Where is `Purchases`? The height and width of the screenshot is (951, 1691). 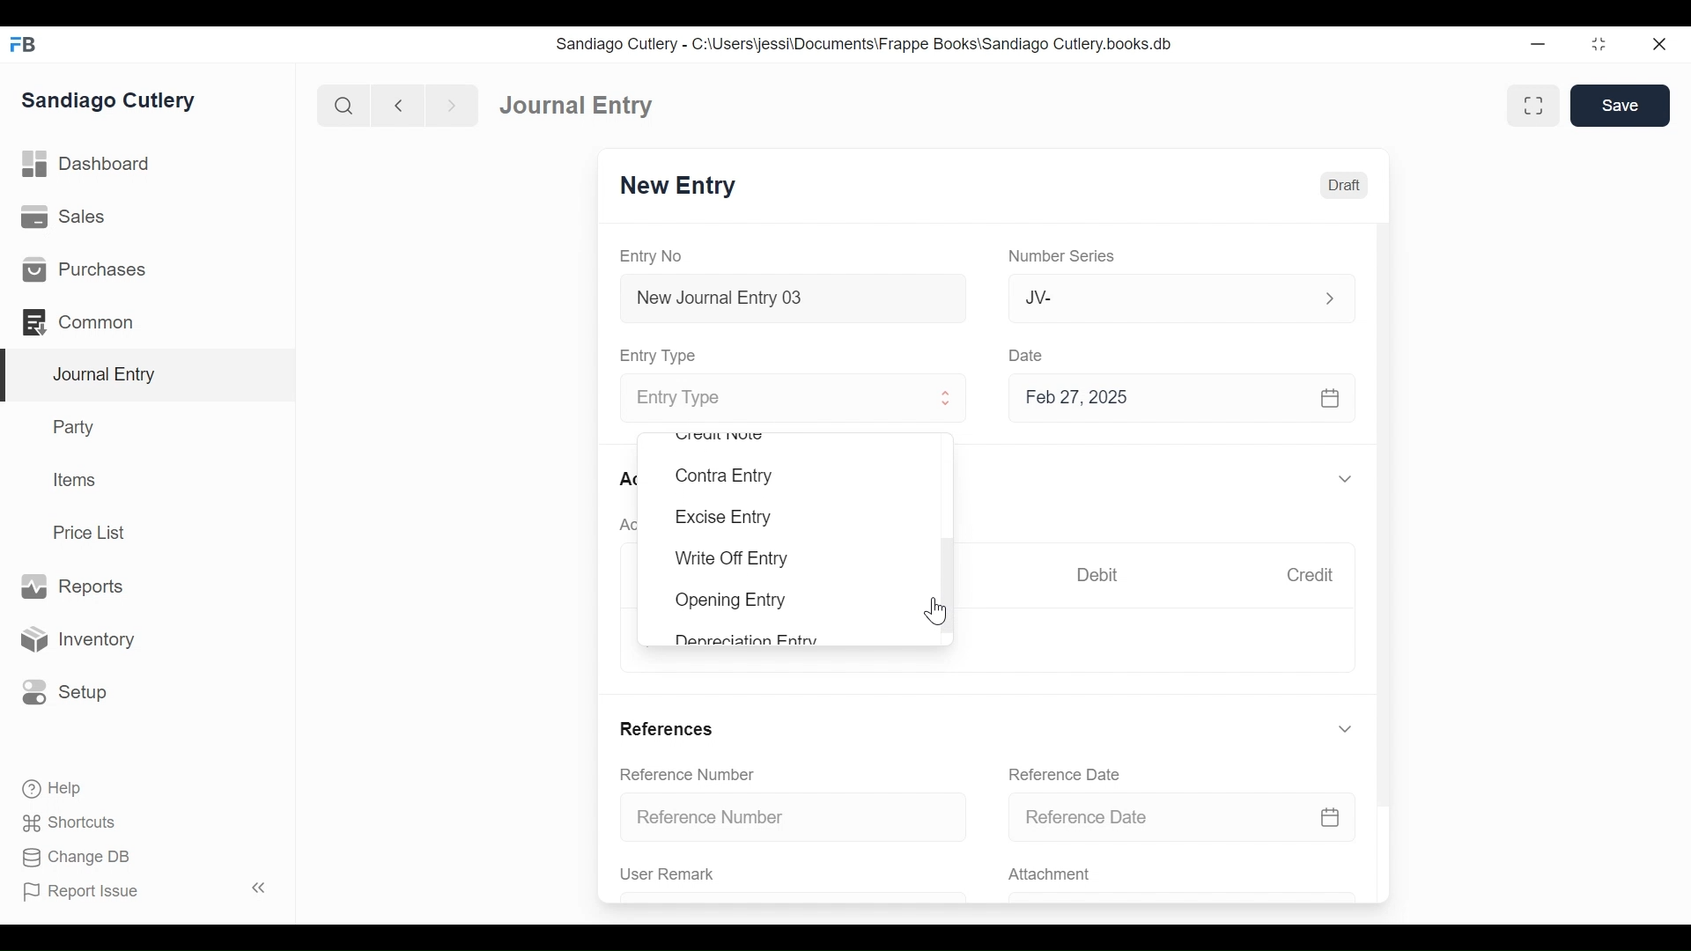
Purchases is located at coordinates (87, 269).